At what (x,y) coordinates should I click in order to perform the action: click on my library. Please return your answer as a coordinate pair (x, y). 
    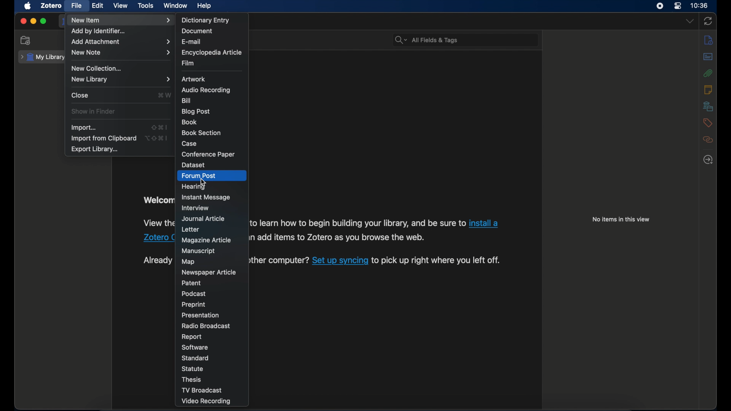
    Looking at the image, I should click on (42, 57).